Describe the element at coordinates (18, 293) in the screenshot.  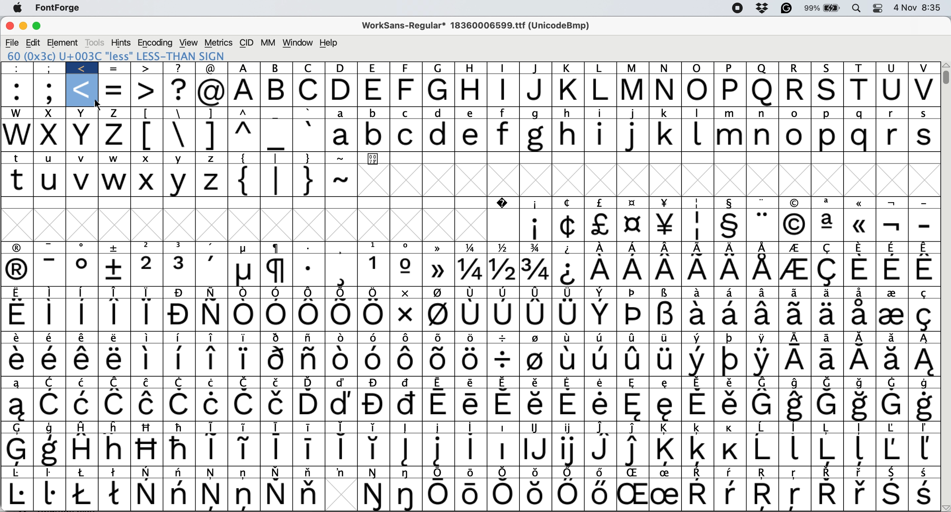
I see `Symbol` at that location.